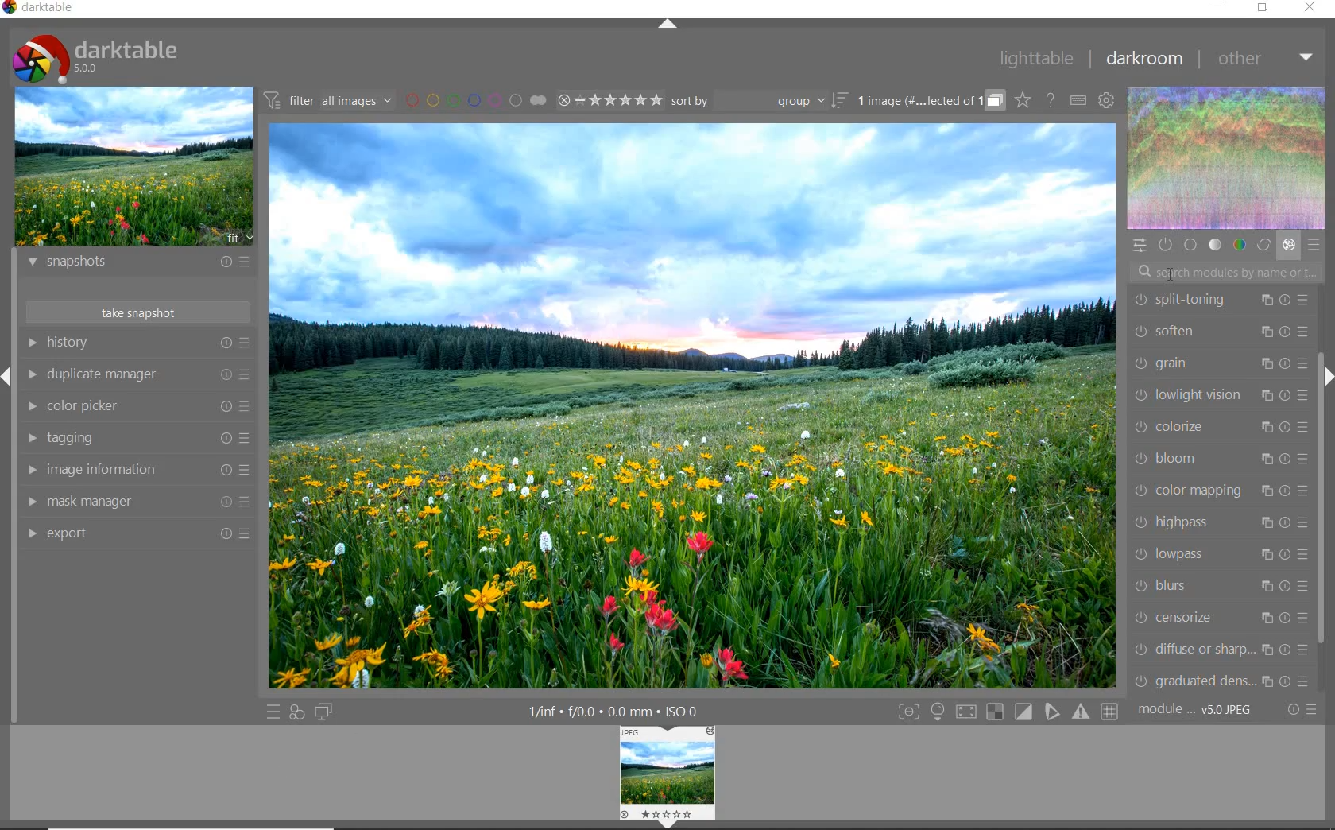  What do you see at coordinates (136, 439) in the screenshot?
I see `tagging` at bounding box center [136, 439].